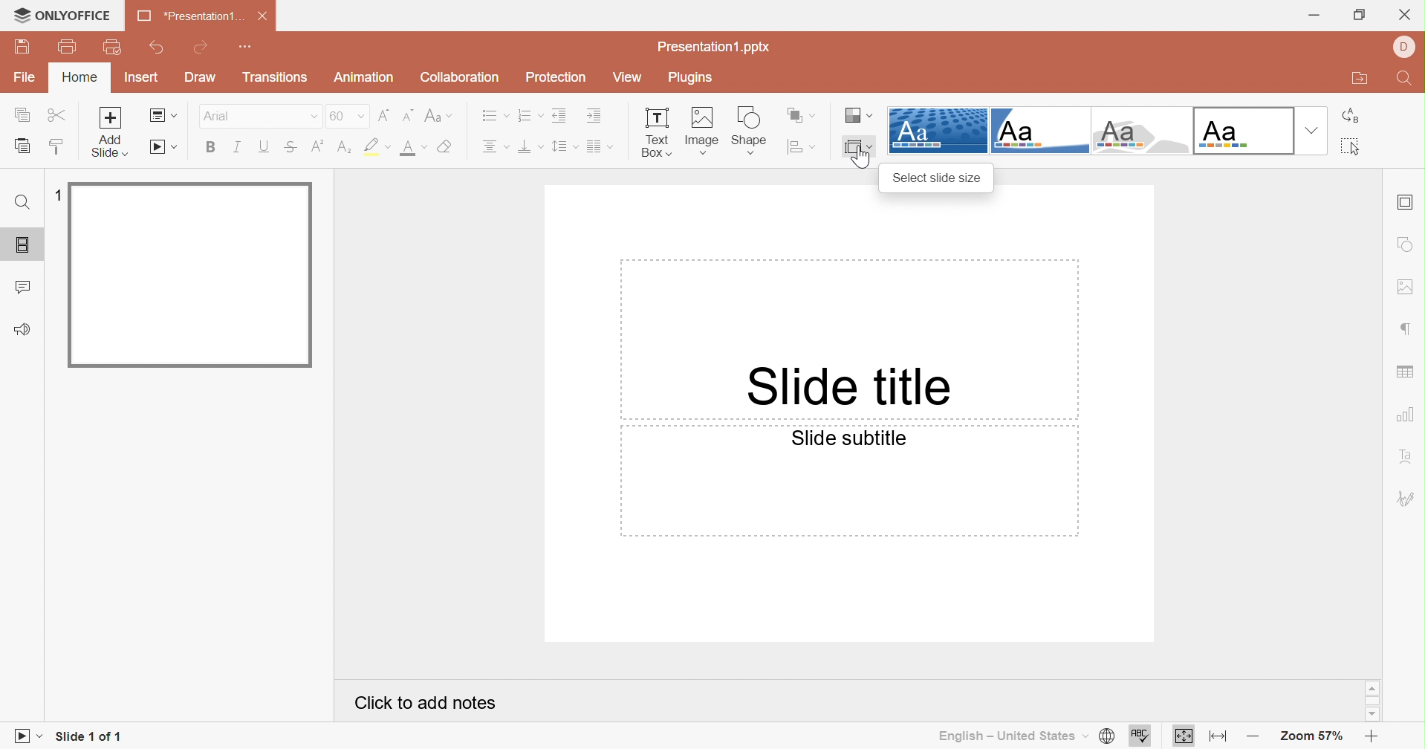 Image resolution: width=1425 pixels, height=749 pixels. What do you see at coordinates (1317, 16) in the screenshot?
I see `Minimize` at bounding box center [1317, 16].